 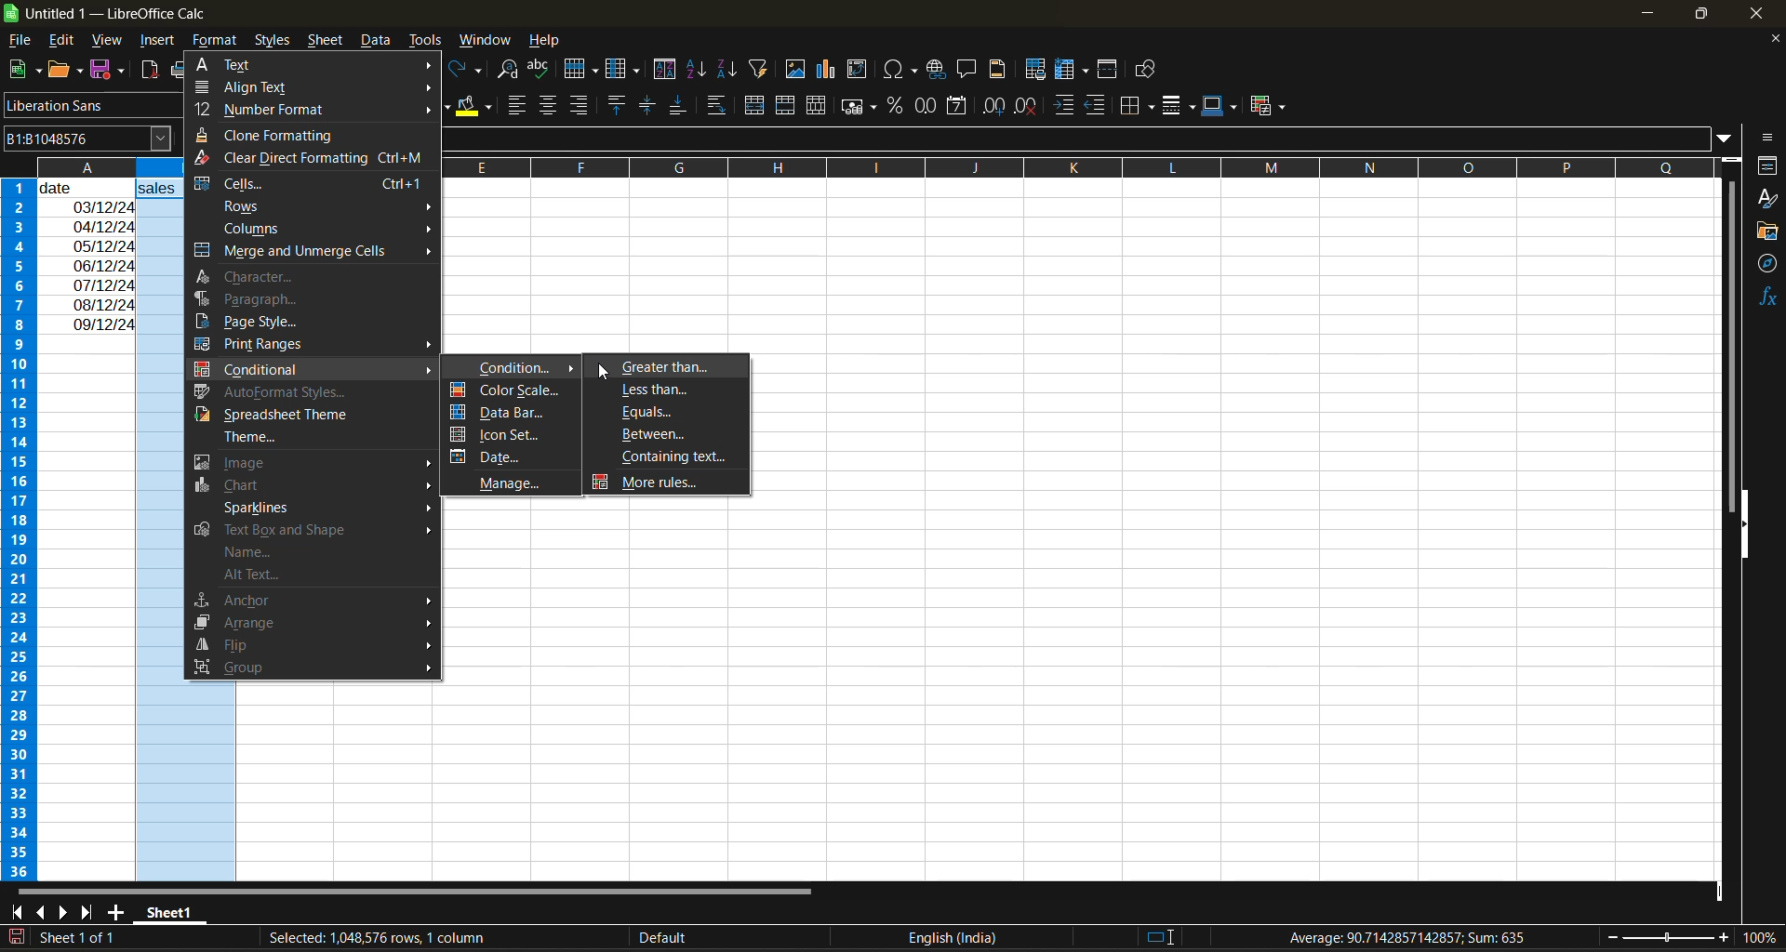 I want to click on standard selection, so click(x=1161, y=936).